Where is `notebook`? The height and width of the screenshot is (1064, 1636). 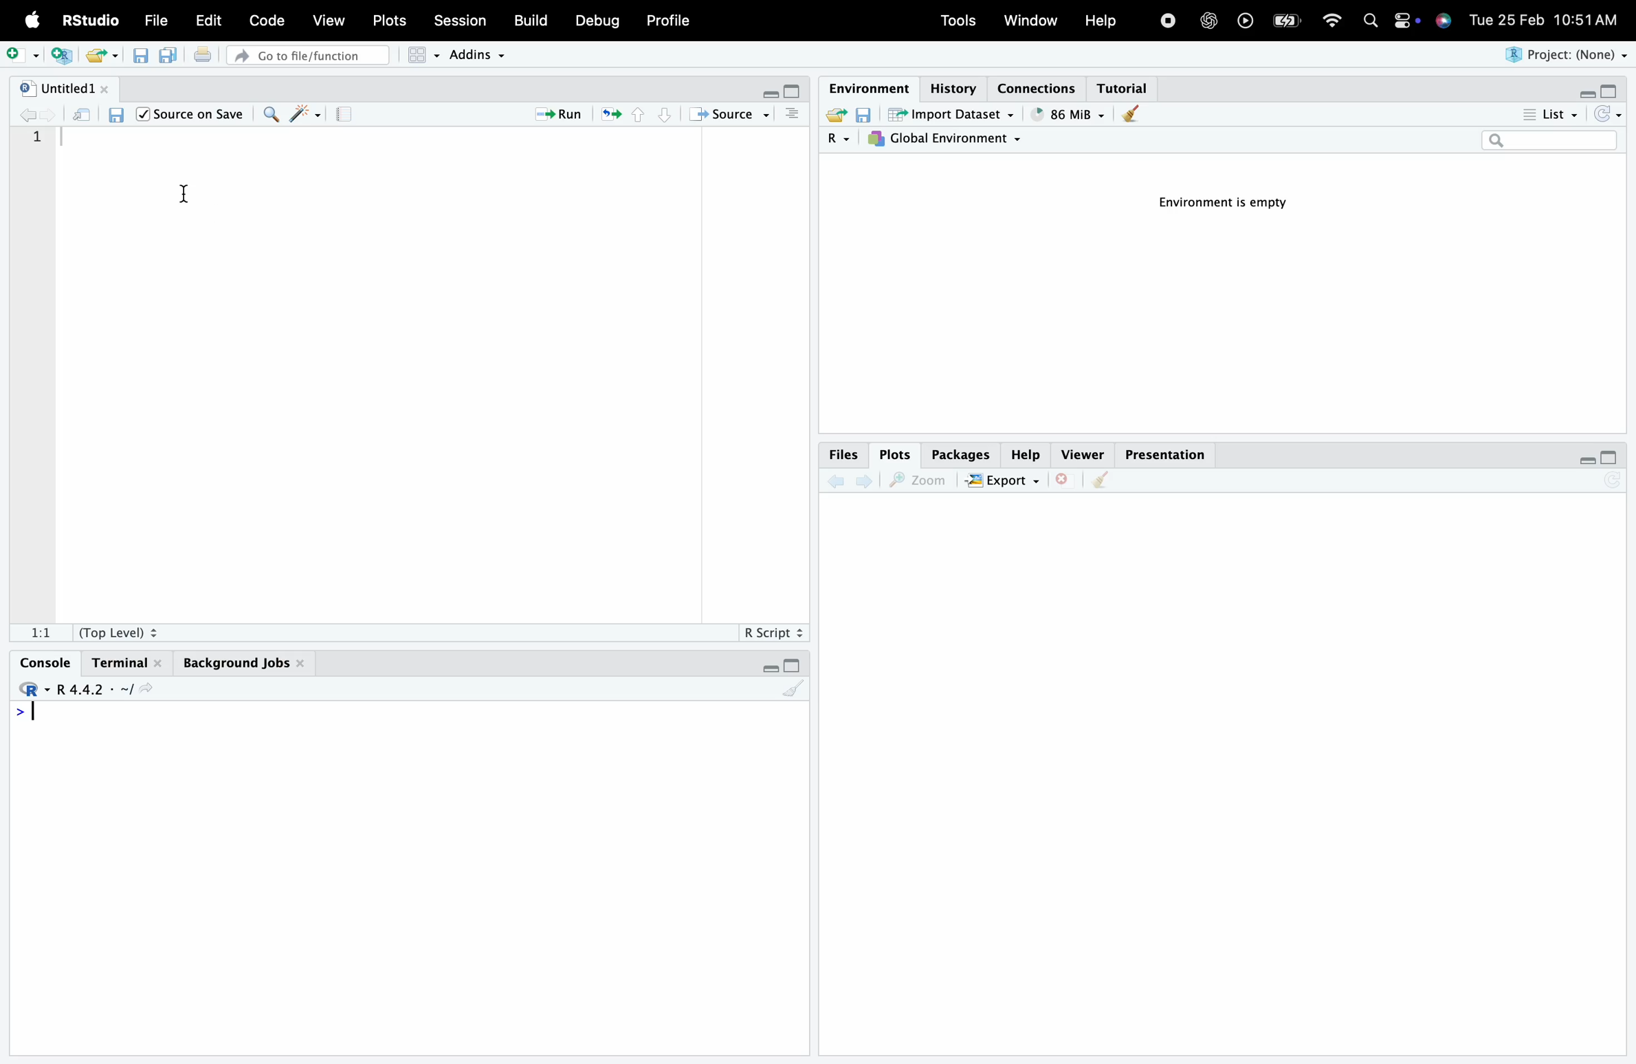 notebook is located at coordinates (350, 117).